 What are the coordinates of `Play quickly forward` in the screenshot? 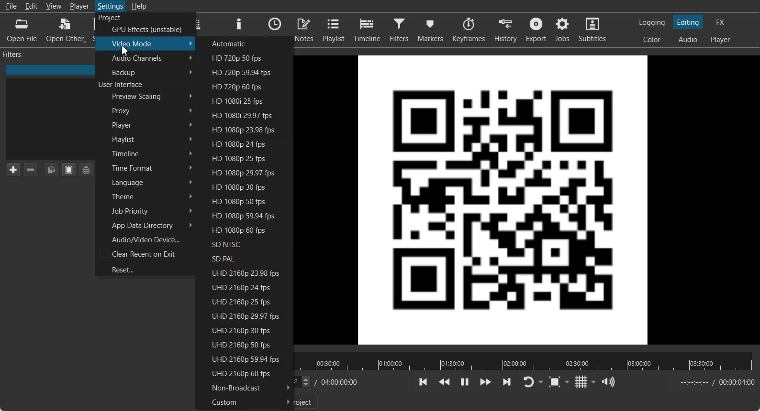 It's located at (486, 382).